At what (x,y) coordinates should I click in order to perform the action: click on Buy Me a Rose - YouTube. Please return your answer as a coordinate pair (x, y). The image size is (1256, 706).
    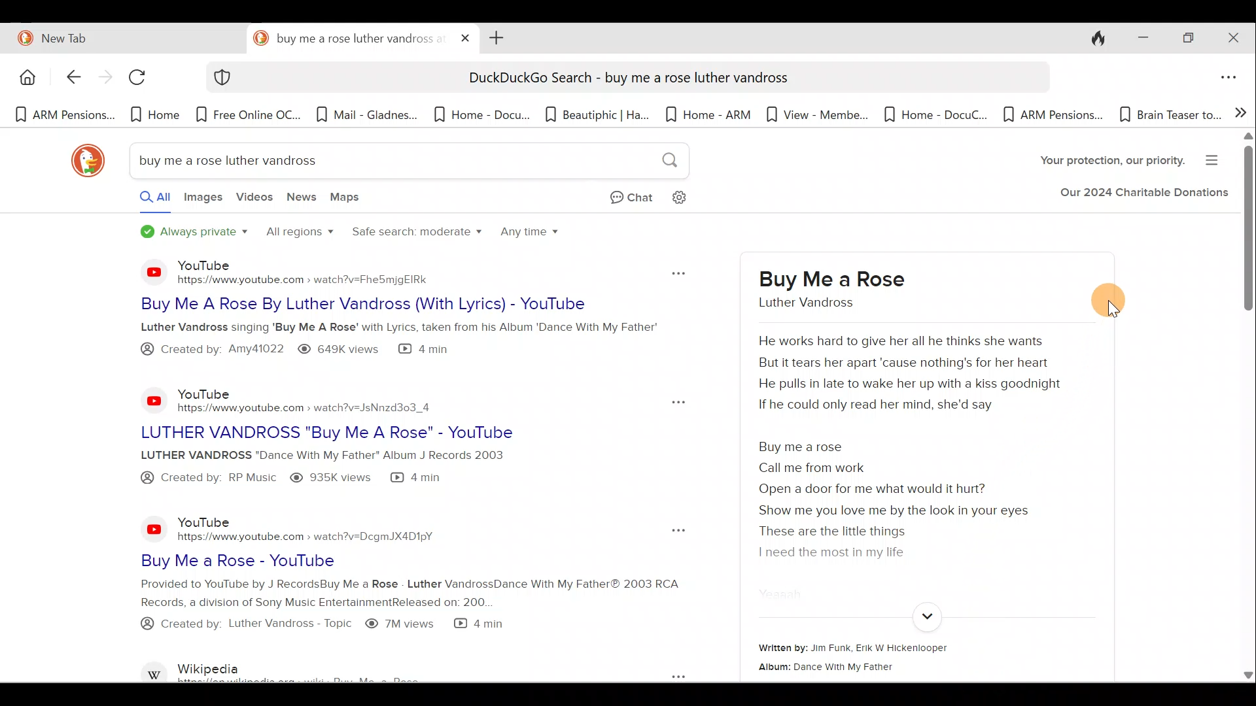
    Looking at the image, I should click on (343, 560).